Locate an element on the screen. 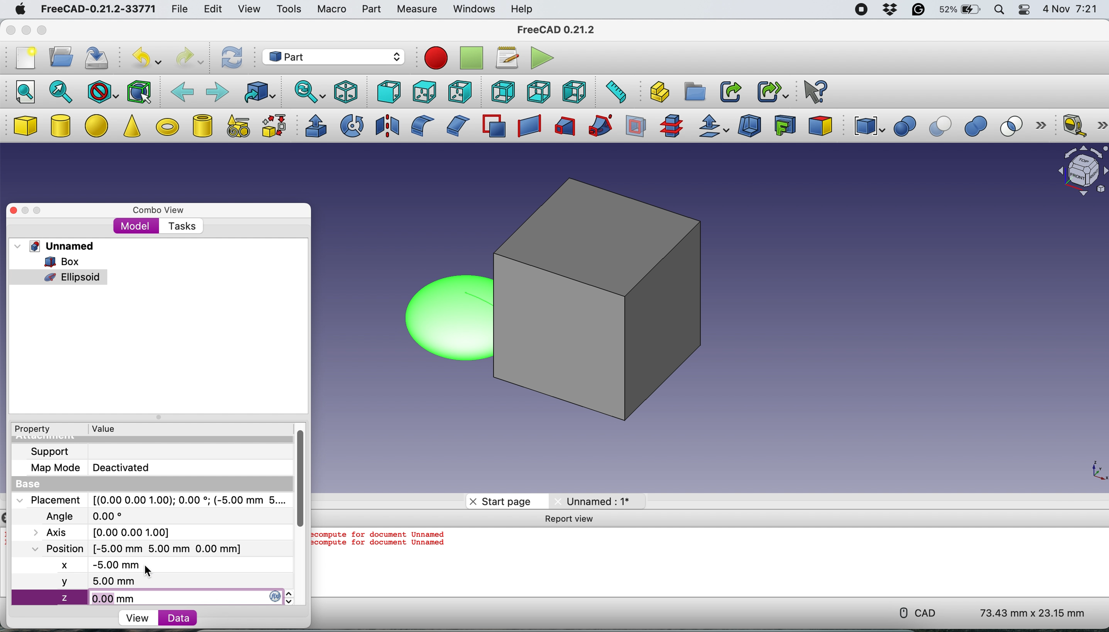 The height and width of the screenshot is (632, 1109). measure is located at coordinates (416, 10).